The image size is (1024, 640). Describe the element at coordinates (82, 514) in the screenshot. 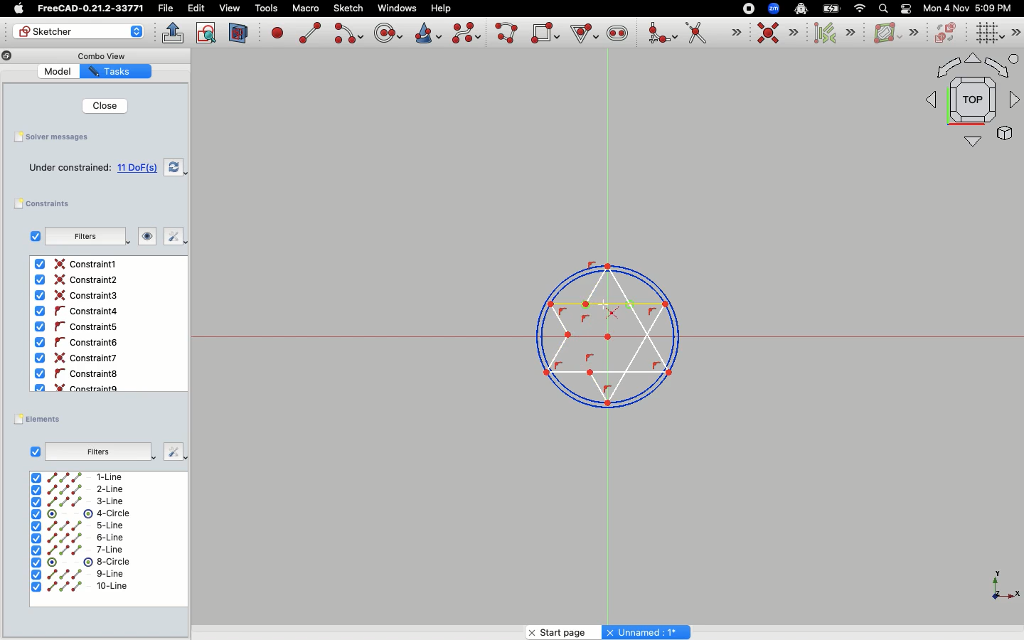

I see `4-Circle` at that location.